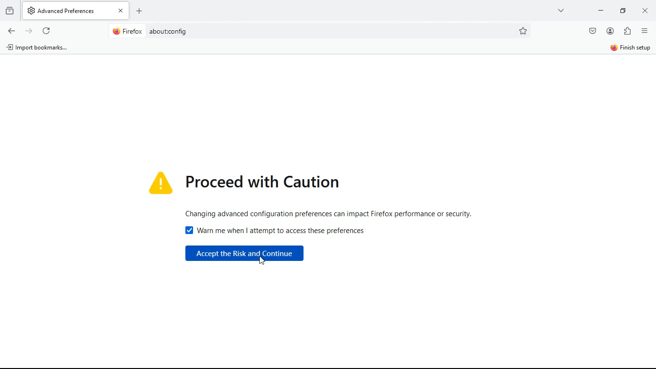 This screenshot has width=656, height=369. Describe the element at coordinates (281, 230) in the screenshot. I see `warn` at that location.